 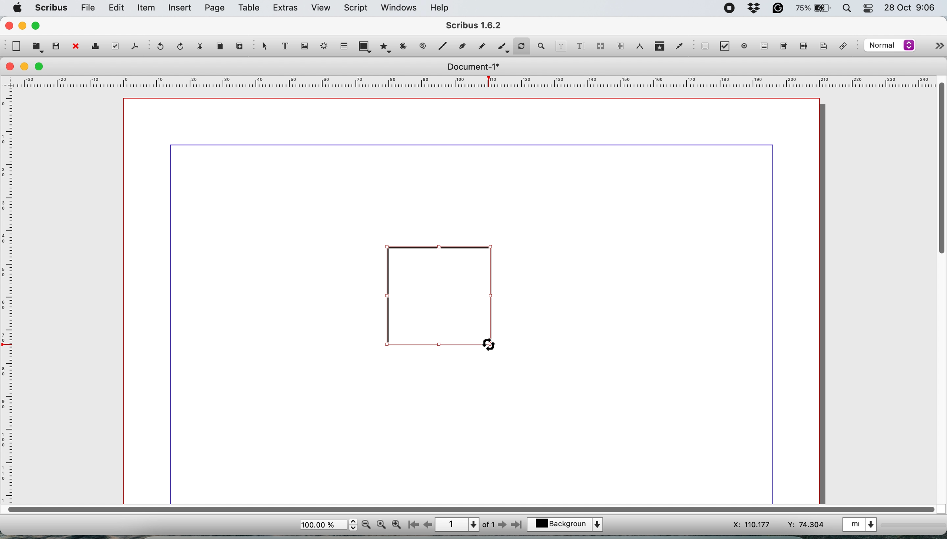 What do you see at coordinates (16, 46) in the screenshot?
I see `new` at bounding box center [16, 46].